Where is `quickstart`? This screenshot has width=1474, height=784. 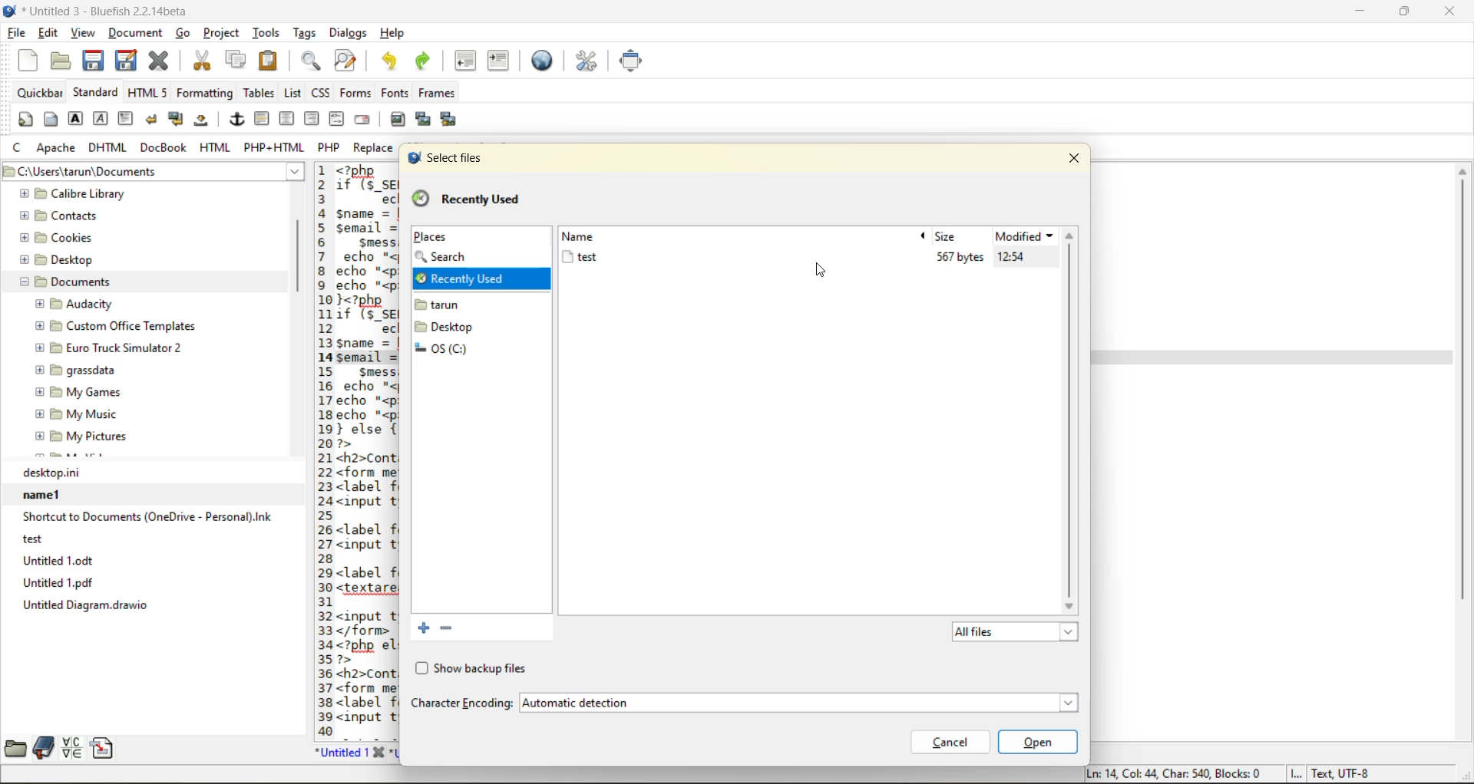
quickstart is located at coordinates (24, 121).